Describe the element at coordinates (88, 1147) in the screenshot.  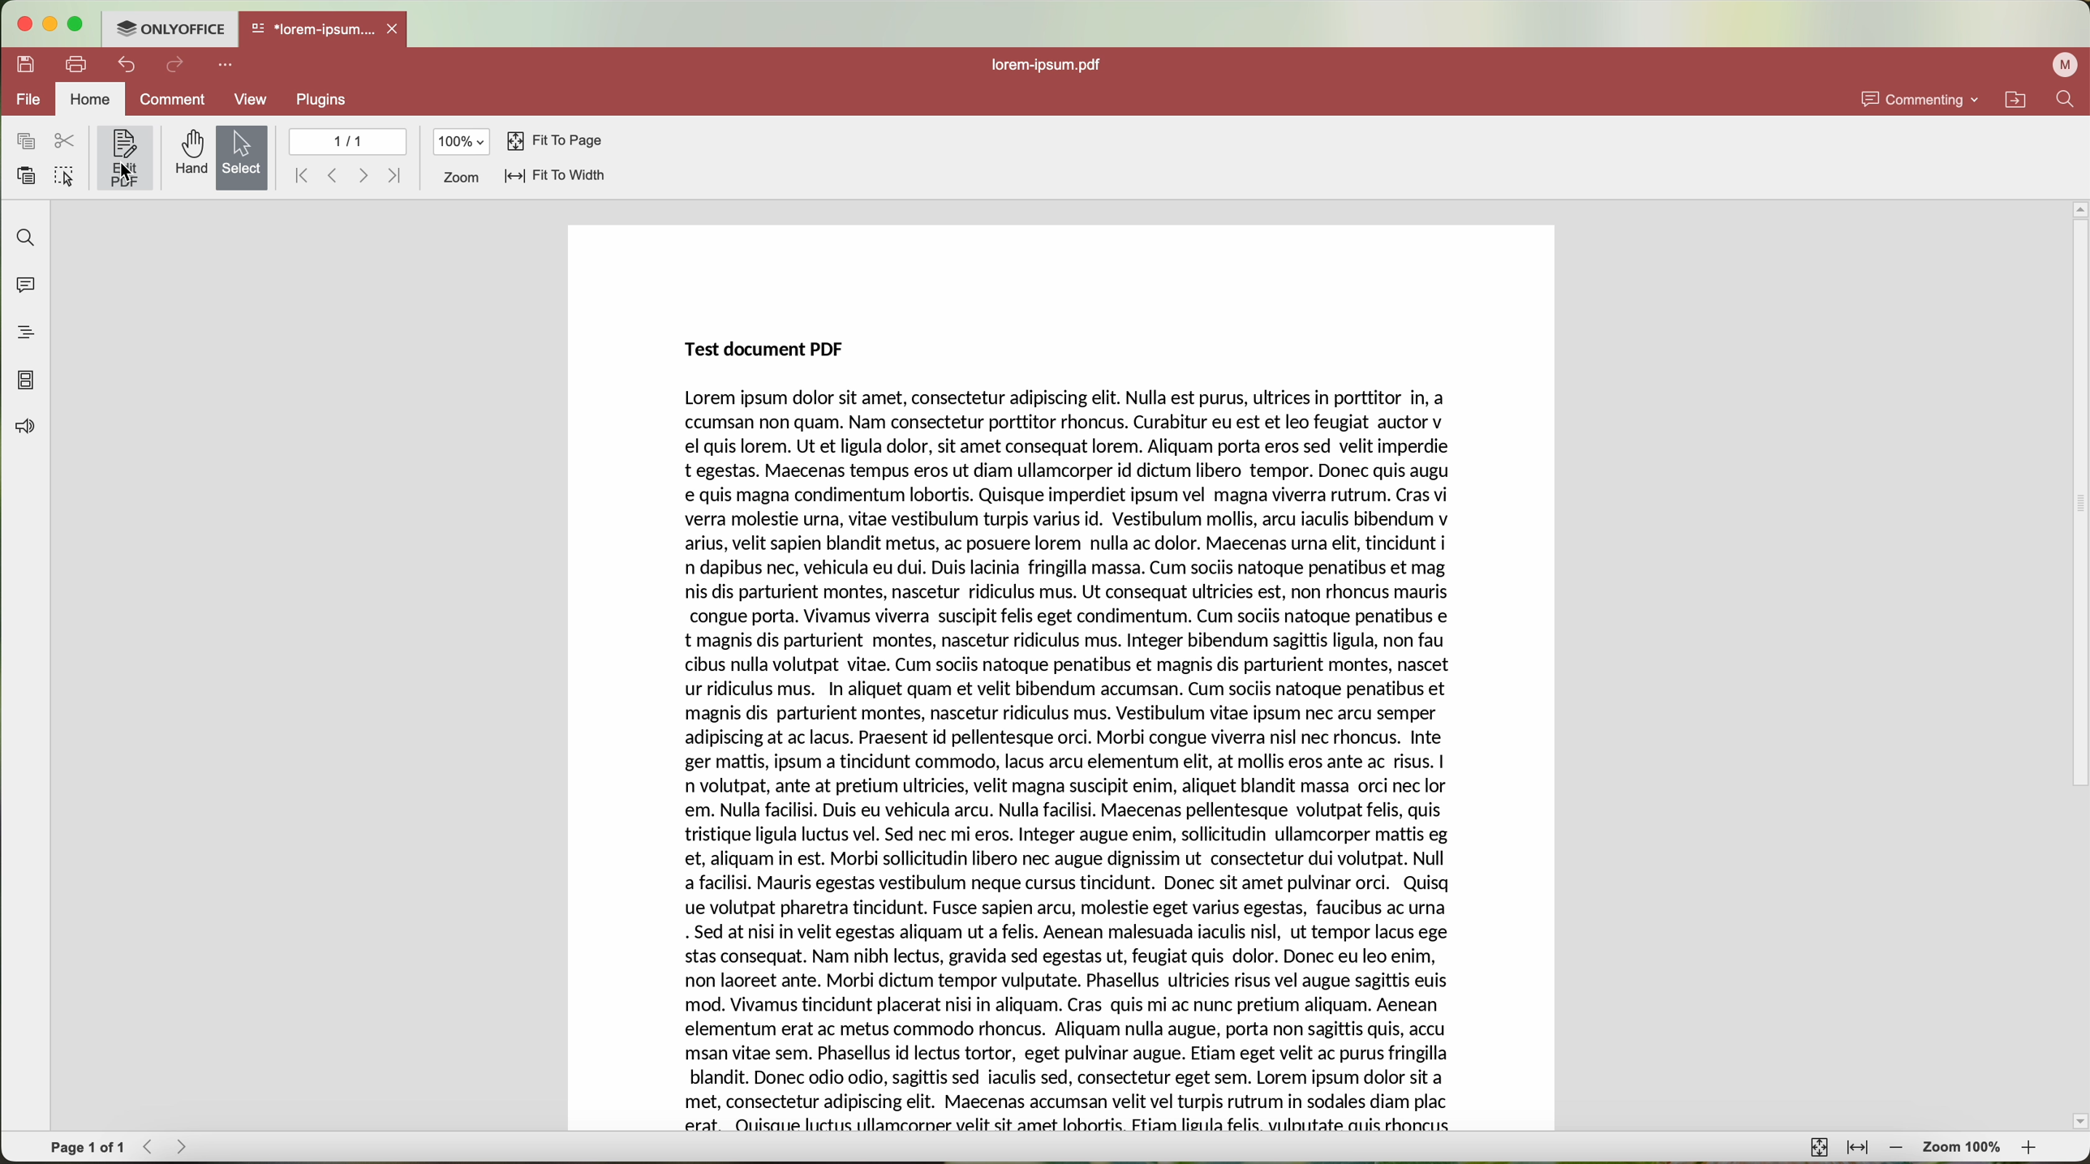
I see `Page 1 of 1` at that location.